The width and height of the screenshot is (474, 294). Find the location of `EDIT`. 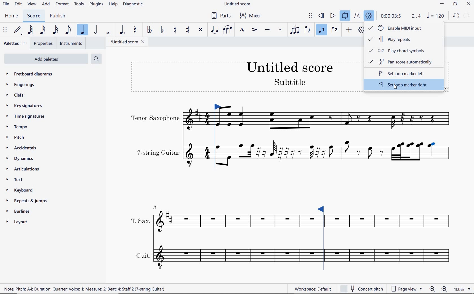

EDIT is located at coordinates (18, 5).